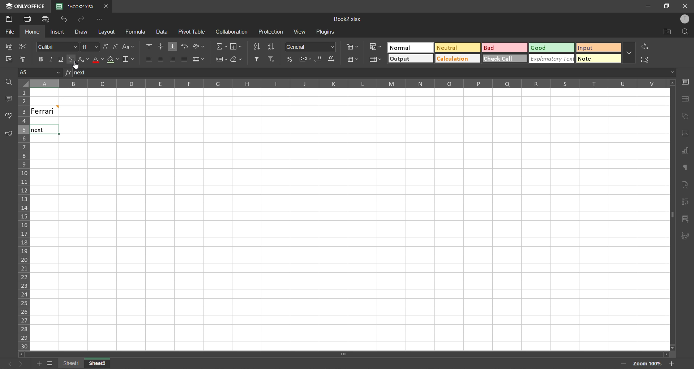  What do you see at coordinates (343, 354) in the screenshot?
I see `Scrollbar` at bounding box center [343, 354].